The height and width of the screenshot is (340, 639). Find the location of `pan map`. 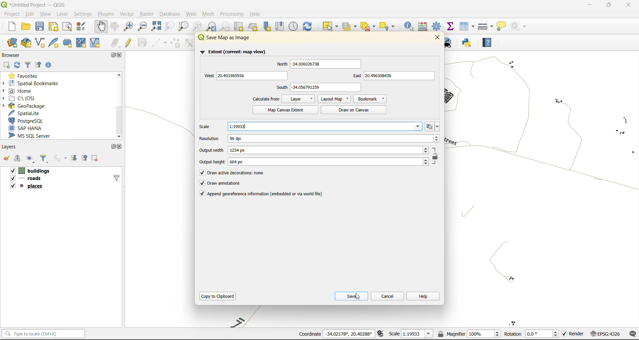

pan map is located at coordinates (102, 27).